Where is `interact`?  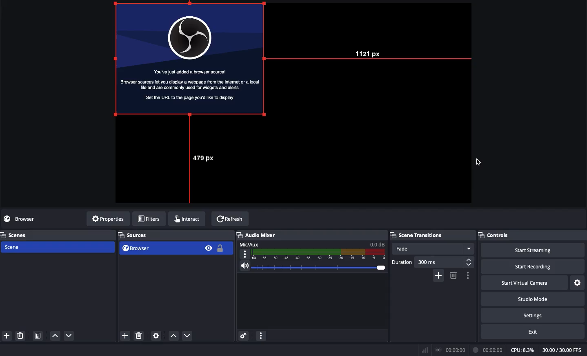 interact is located at coordinates (184, 218).